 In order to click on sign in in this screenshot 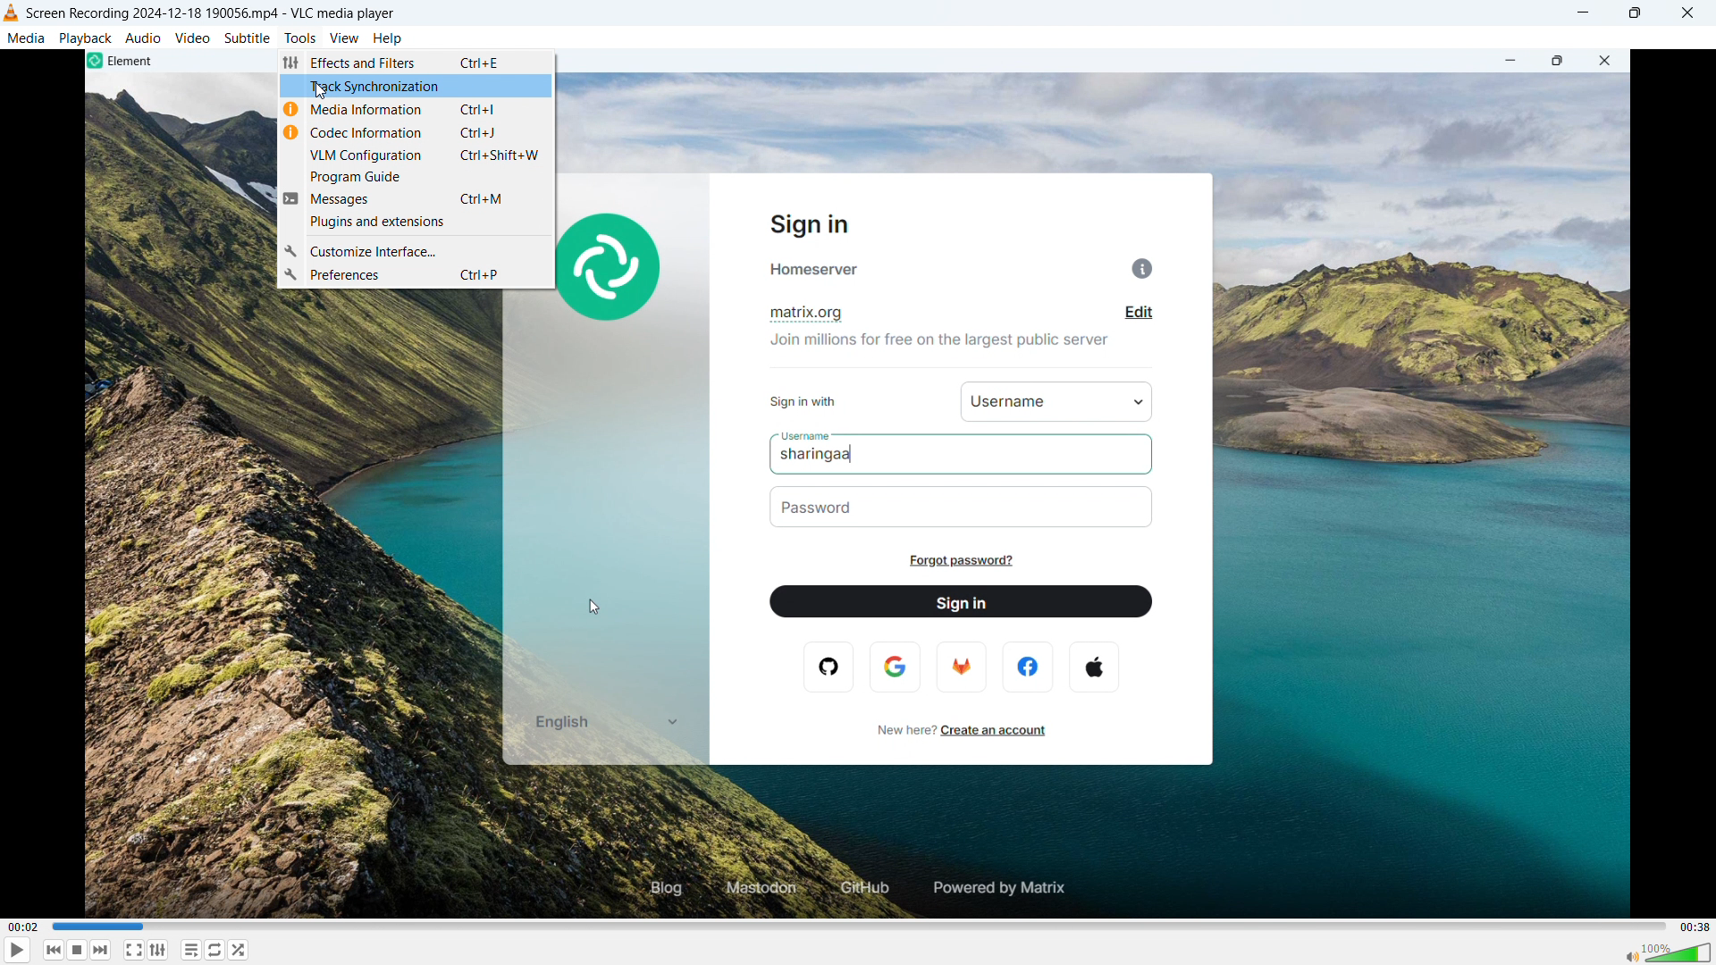, I will do `click(808, 224)`.